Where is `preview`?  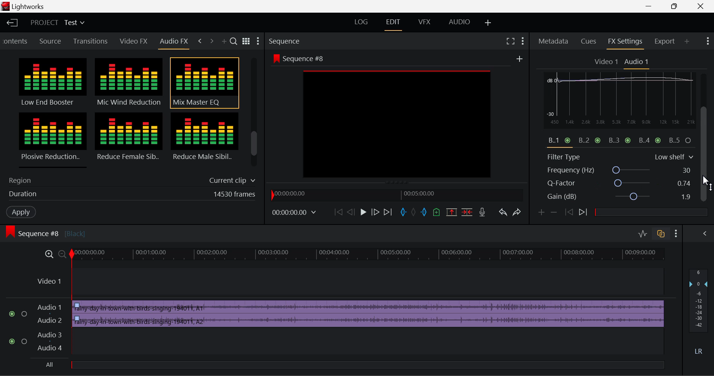 preview is located at coordinates (398, 125).